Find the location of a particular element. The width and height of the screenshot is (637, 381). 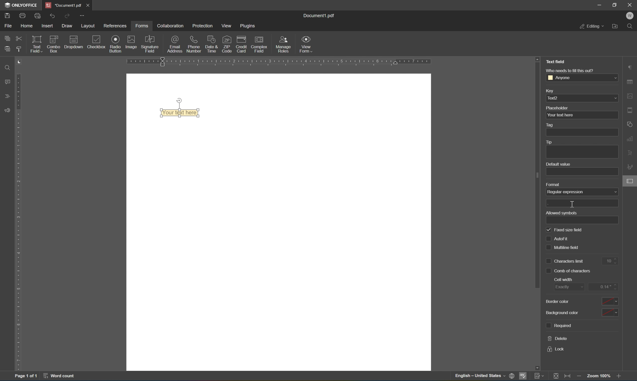

zoom 100% is located at coordinates (598, 375).